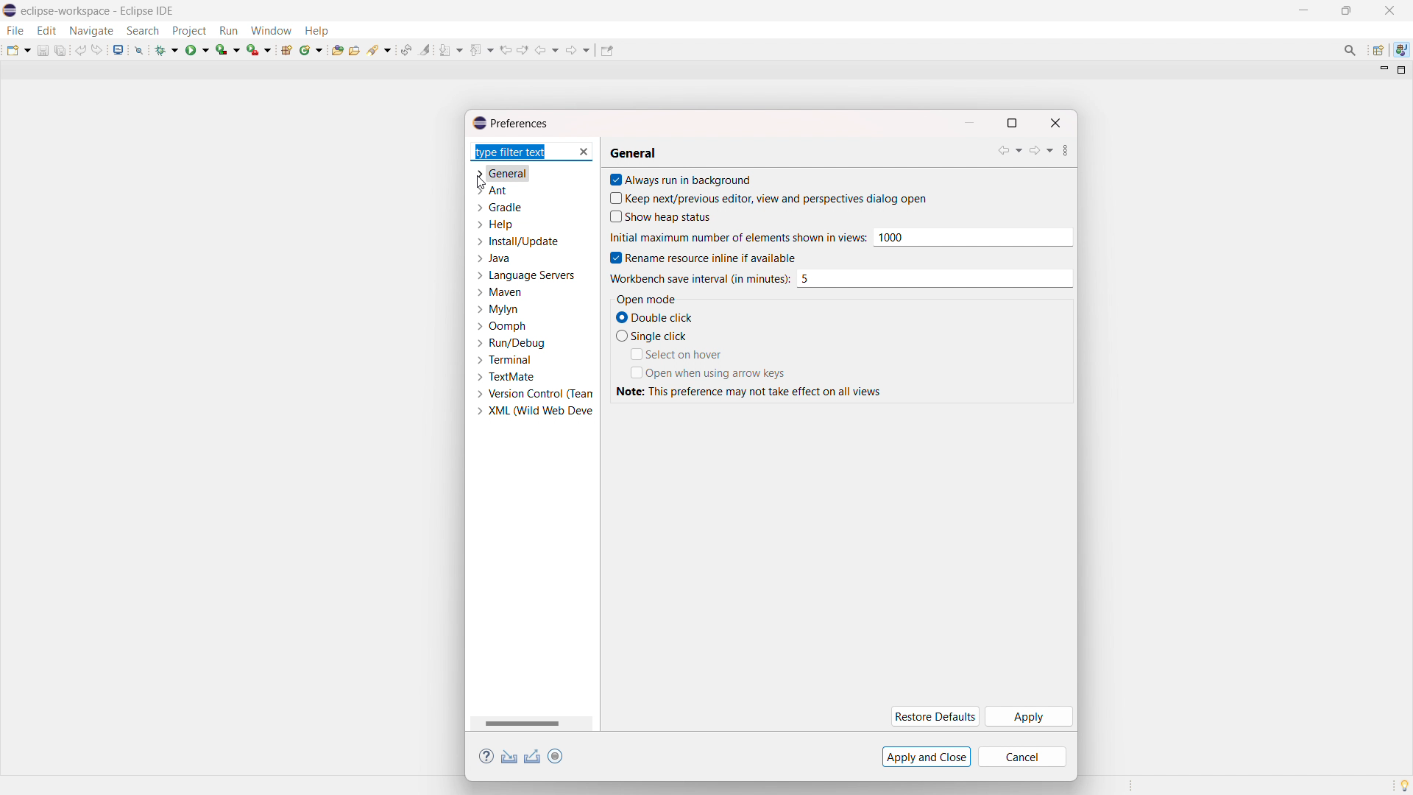 The image size is (1413, 795). What do you see at coordinates (662, 336) in the screenshot?
I see `single click` at bounding box center [662, 336].